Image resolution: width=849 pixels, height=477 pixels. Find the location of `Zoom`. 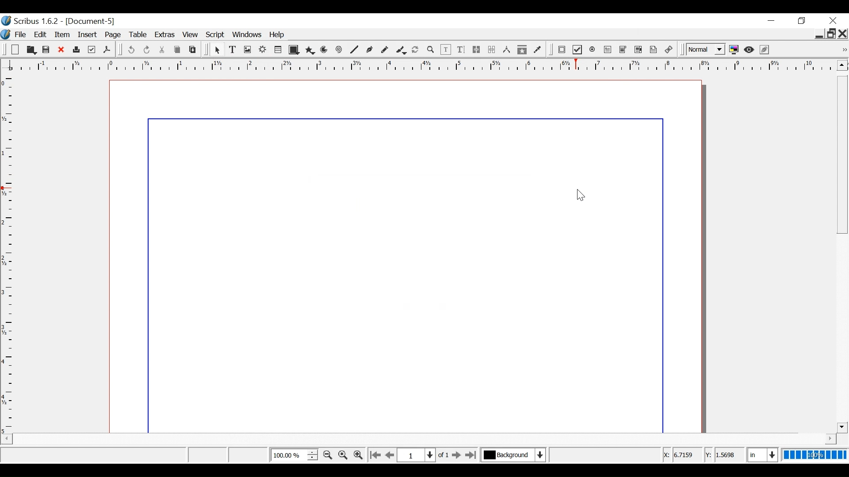

Zoom is located at coordinates (430, 50).